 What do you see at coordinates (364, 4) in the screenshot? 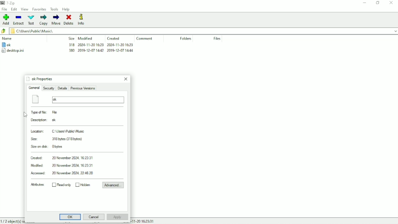
I see `Minimize` at bounding box center [364, 4].